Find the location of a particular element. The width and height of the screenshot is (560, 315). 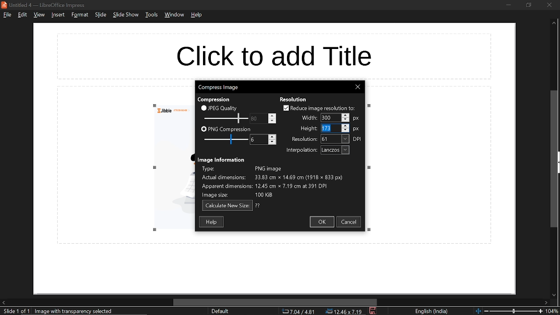

change zoom is located at coordinates (508, 311).